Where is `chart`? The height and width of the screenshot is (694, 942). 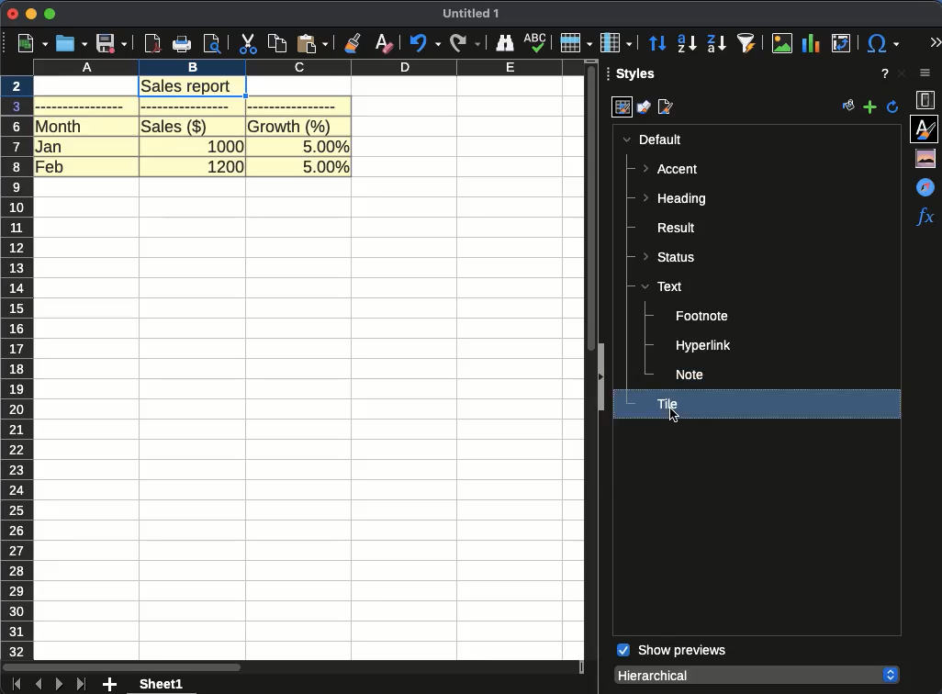 chart is located at coordinates (813, 44).